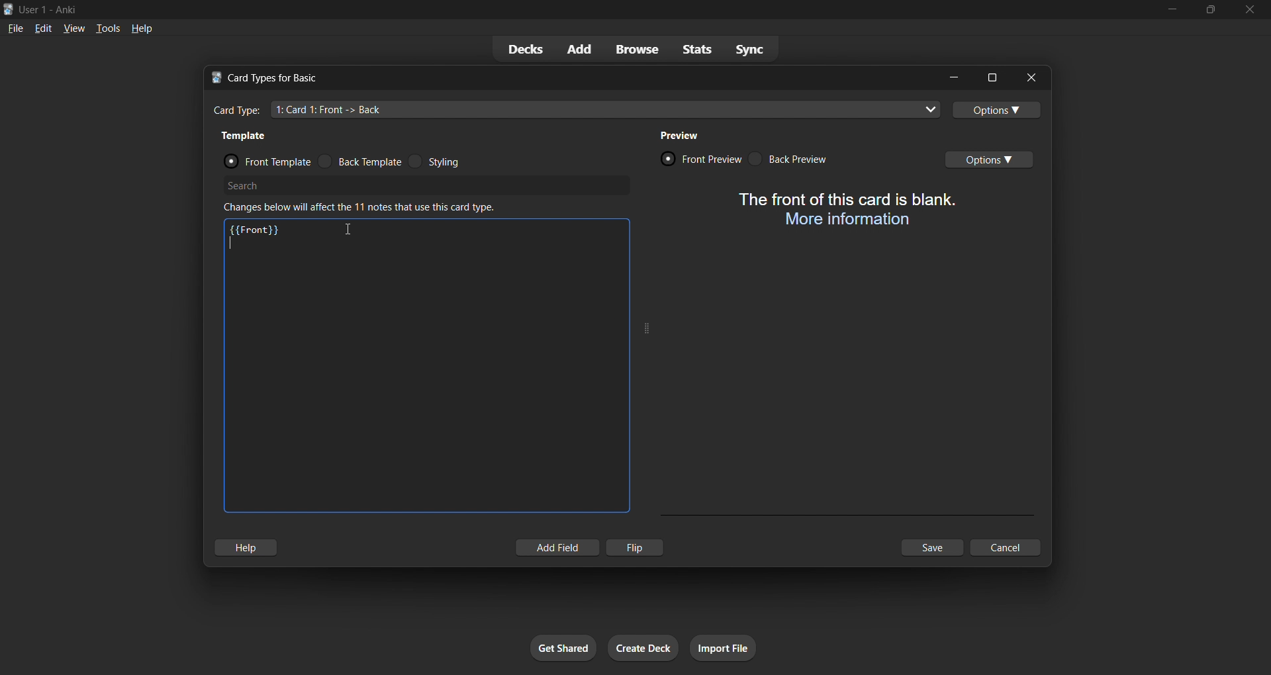 The height and width of the screenshot is (675, 1271). Describe the element at coordinates (1028, 77) in the screenshot. I see `close` at that location.